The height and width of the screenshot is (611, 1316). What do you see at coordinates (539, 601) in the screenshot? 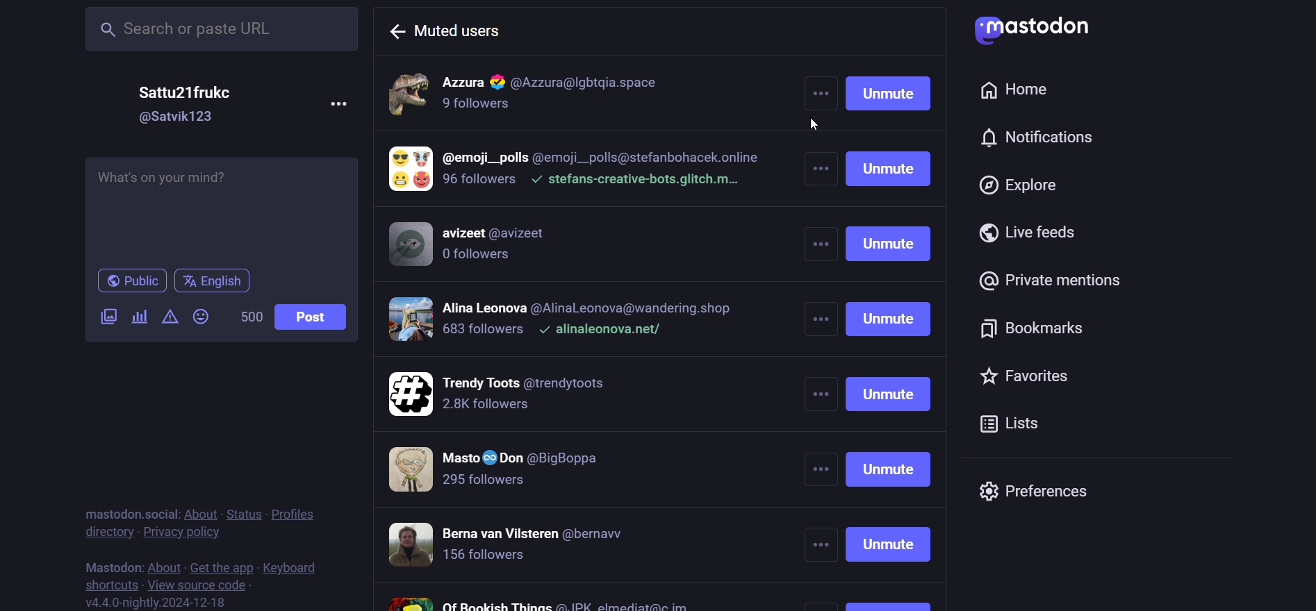
I see `muter users 8` at bounding box center [539, 601].